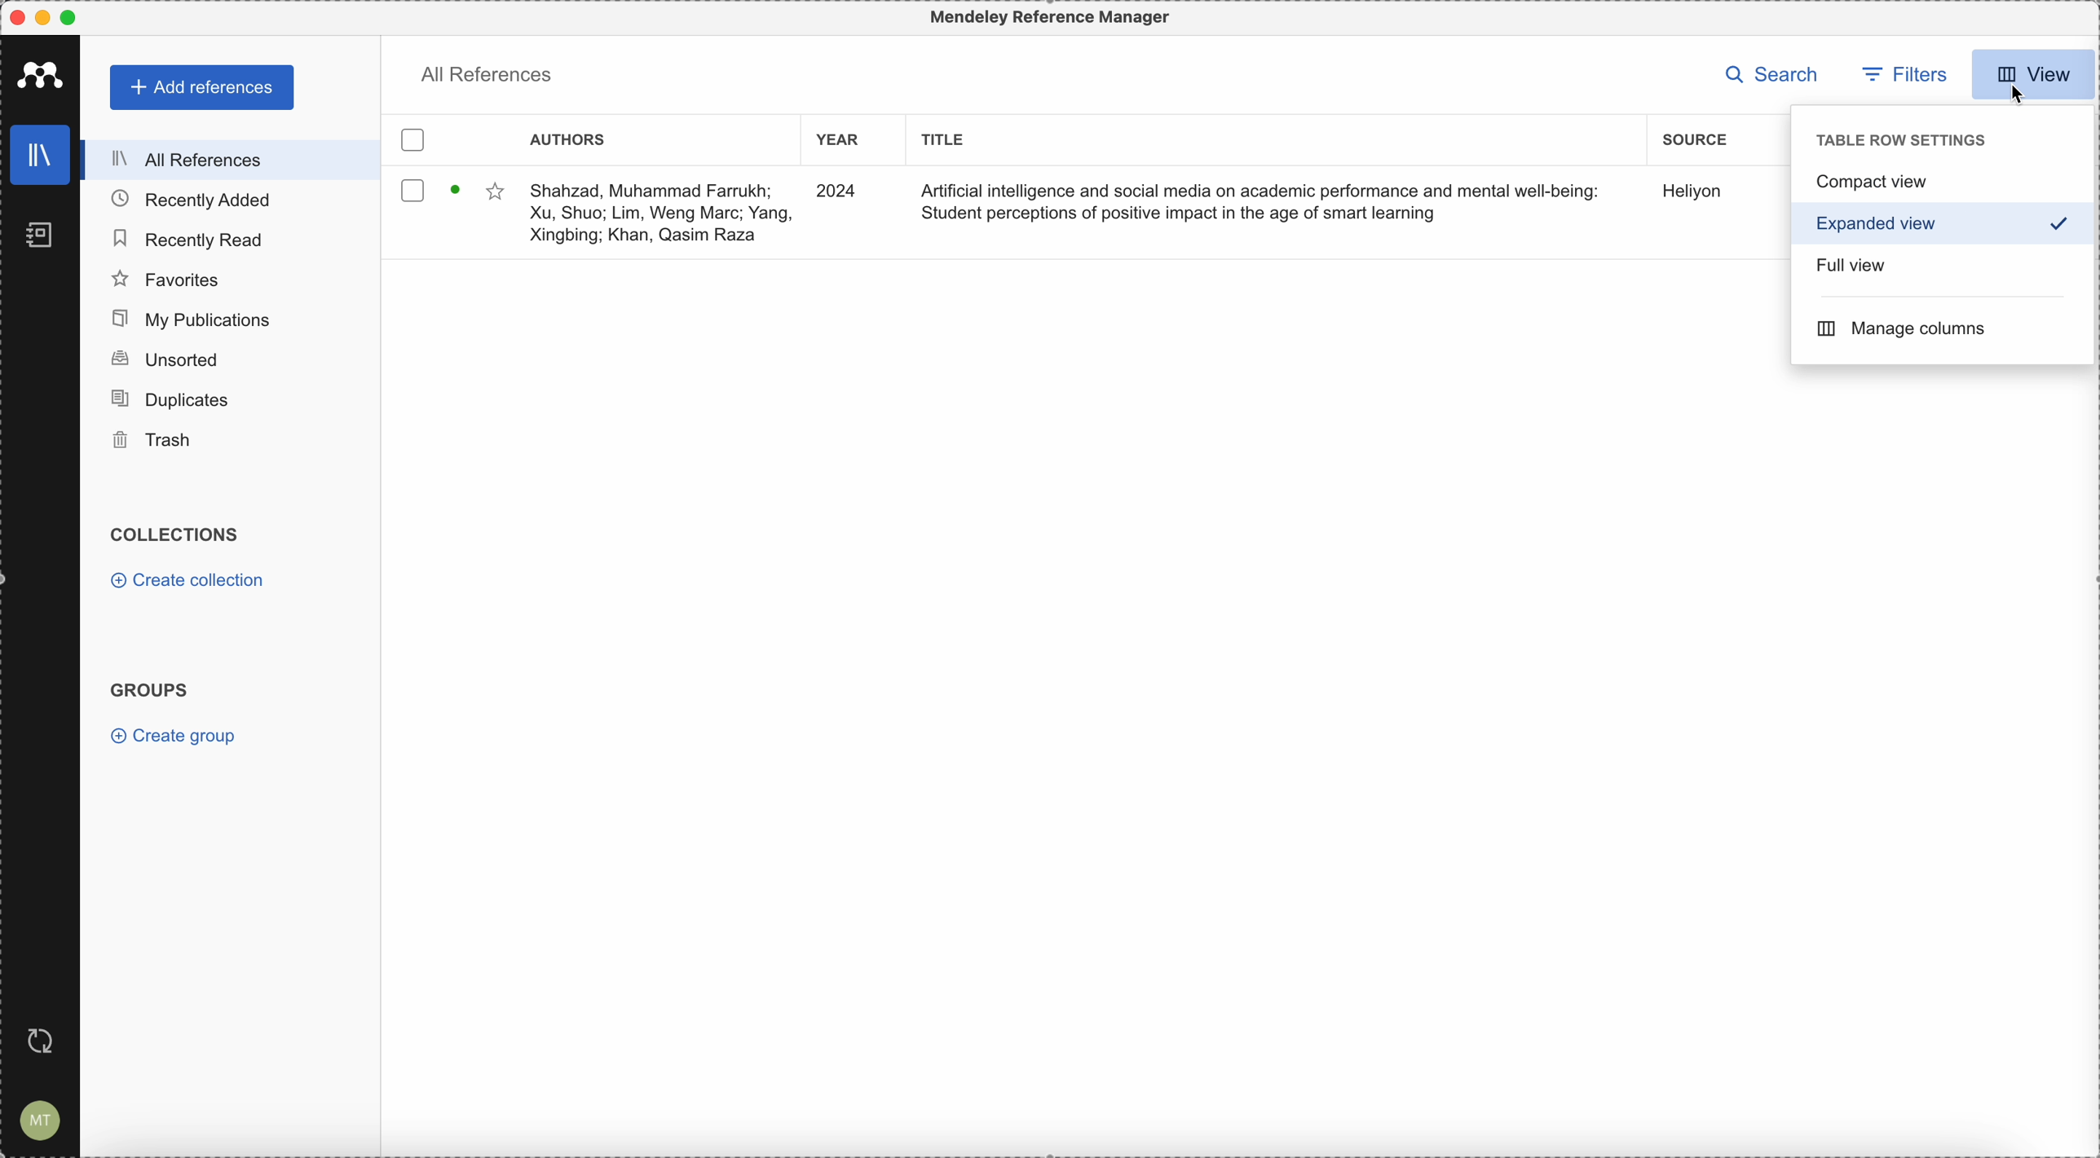  Describe the element at coordinates (843, 140) in the screenshot. I see `year` at that location.